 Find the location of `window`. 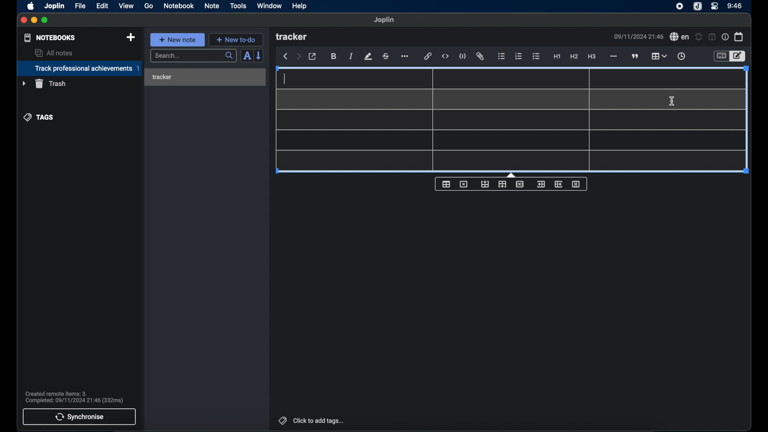

window is located at coordinates (269, 6).